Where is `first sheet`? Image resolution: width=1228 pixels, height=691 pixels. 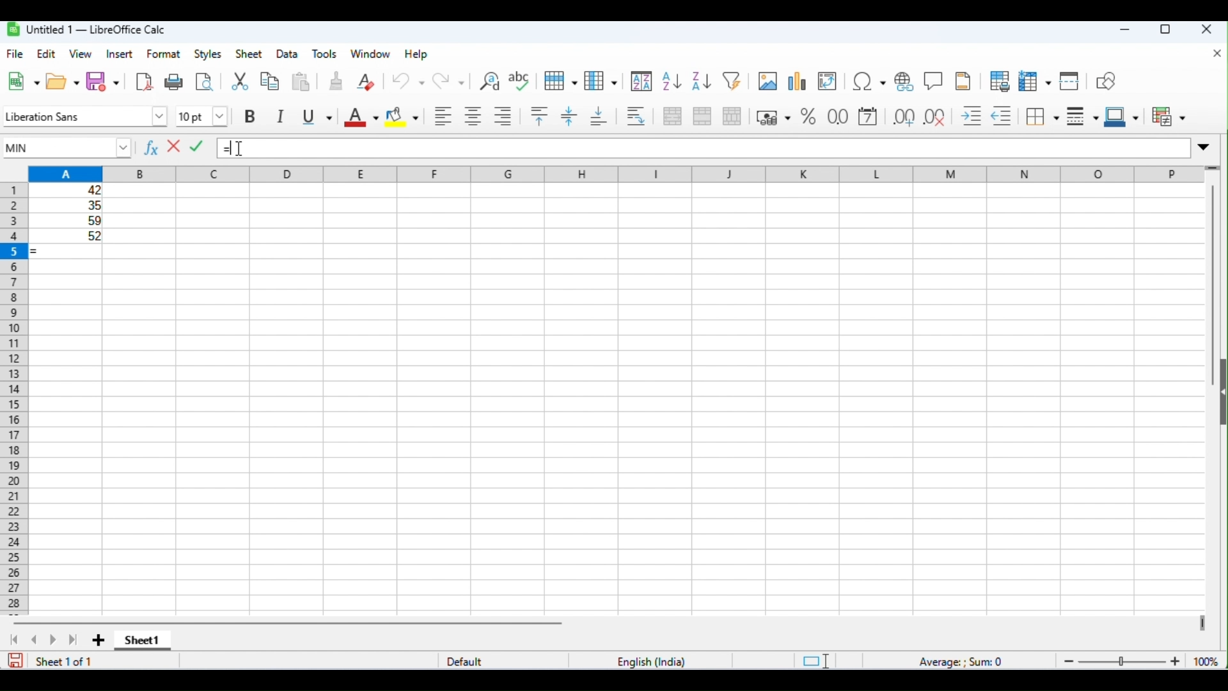 first sheet is located at coordinates (19, 639).